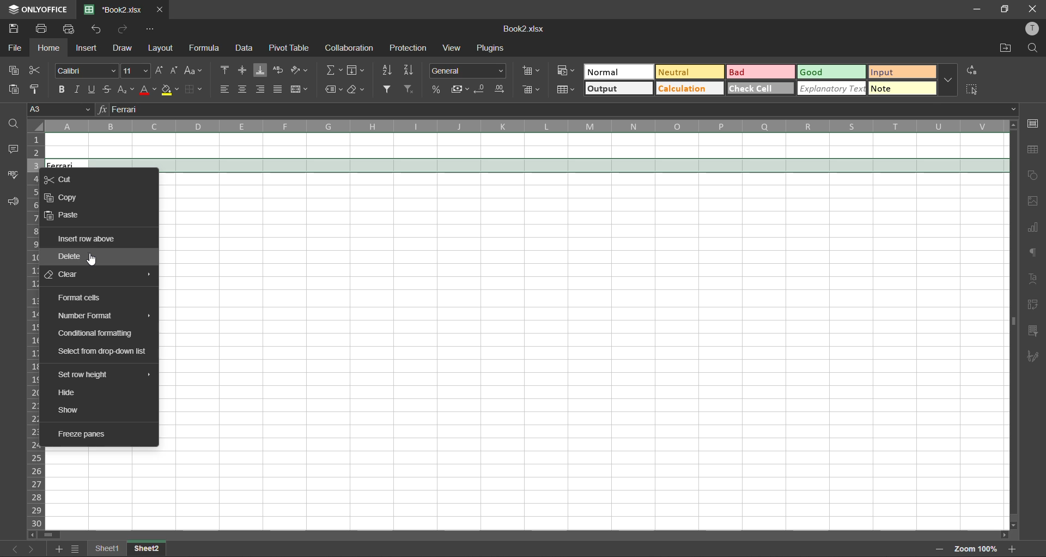 This screenshot has width=1046, height=557. Describe the element at coordinates (159, 70) in the screenshot. I see `increment size` at that location.